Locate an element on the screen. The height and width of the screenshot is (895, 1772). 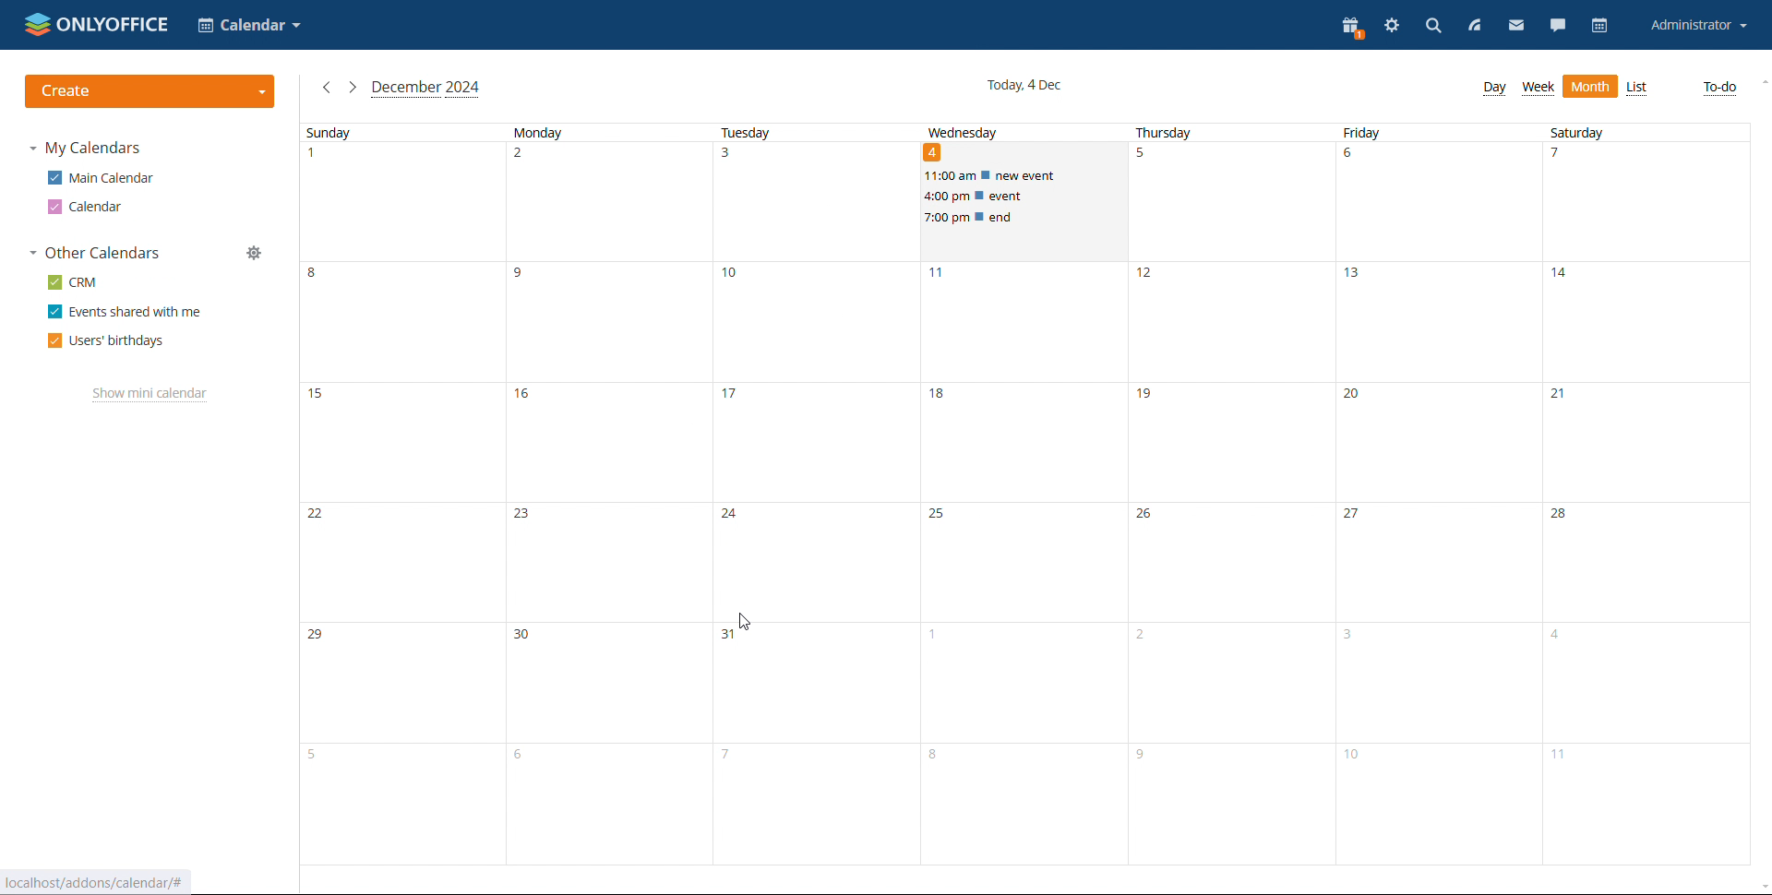
chat is located at coordinates (1559, 24).